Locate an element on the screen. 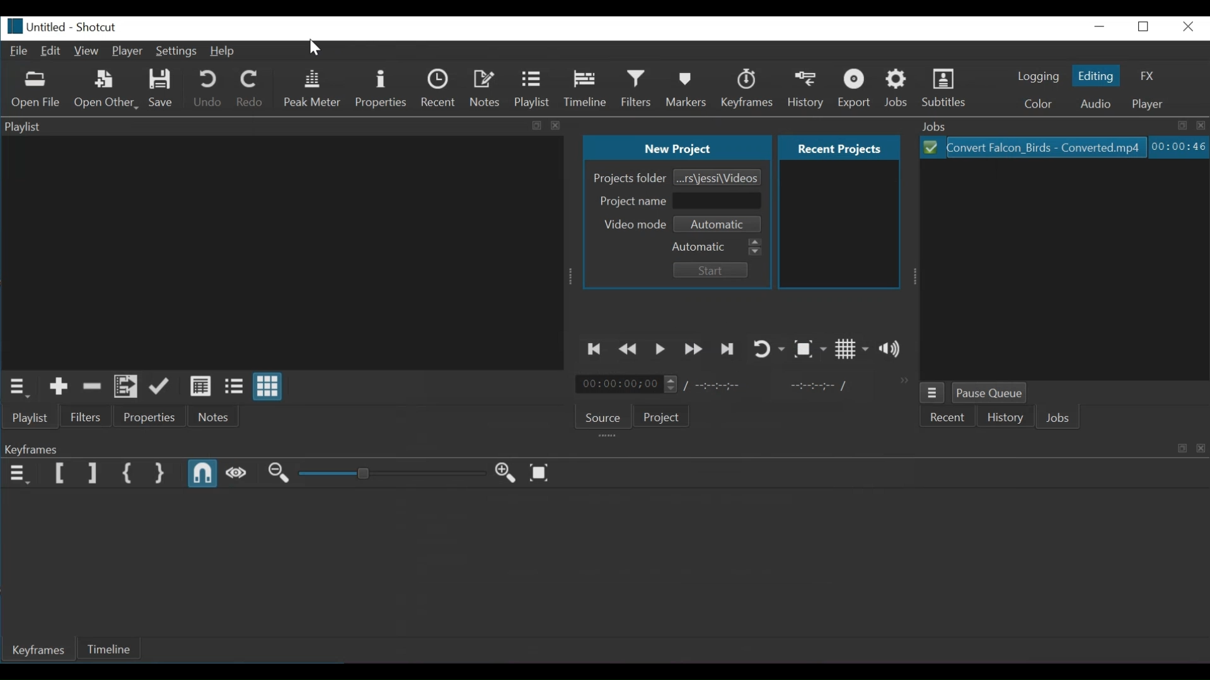 The width and height of the screenshot is (1210, 680). Help is located at coordinates (229, 53).